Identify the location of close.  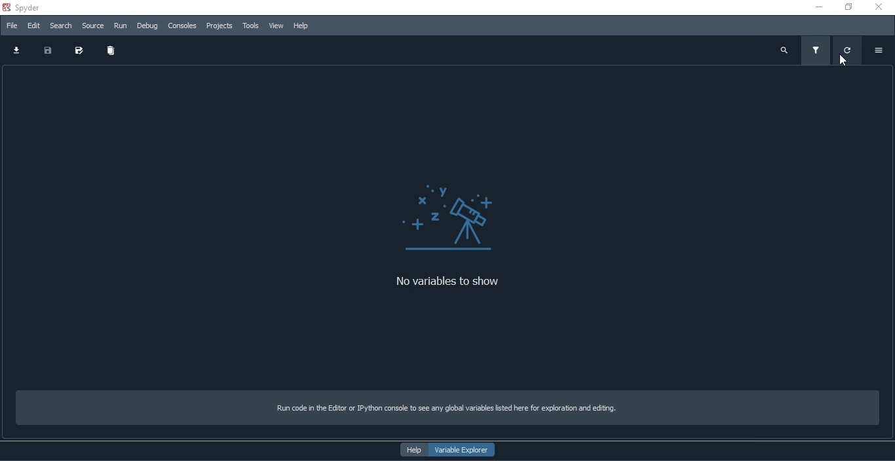
(878, 7).